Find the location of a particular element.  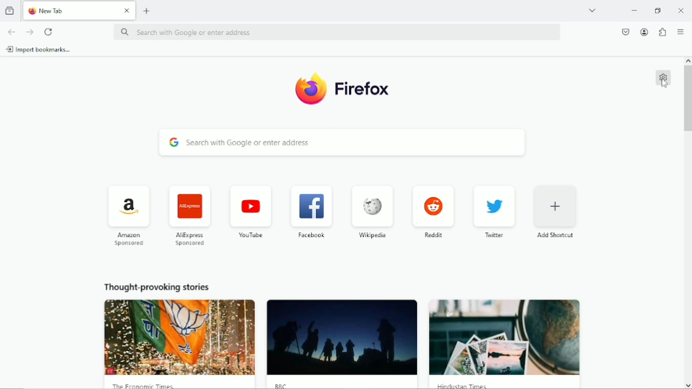

Go forward is located at coordinates (29, 32).